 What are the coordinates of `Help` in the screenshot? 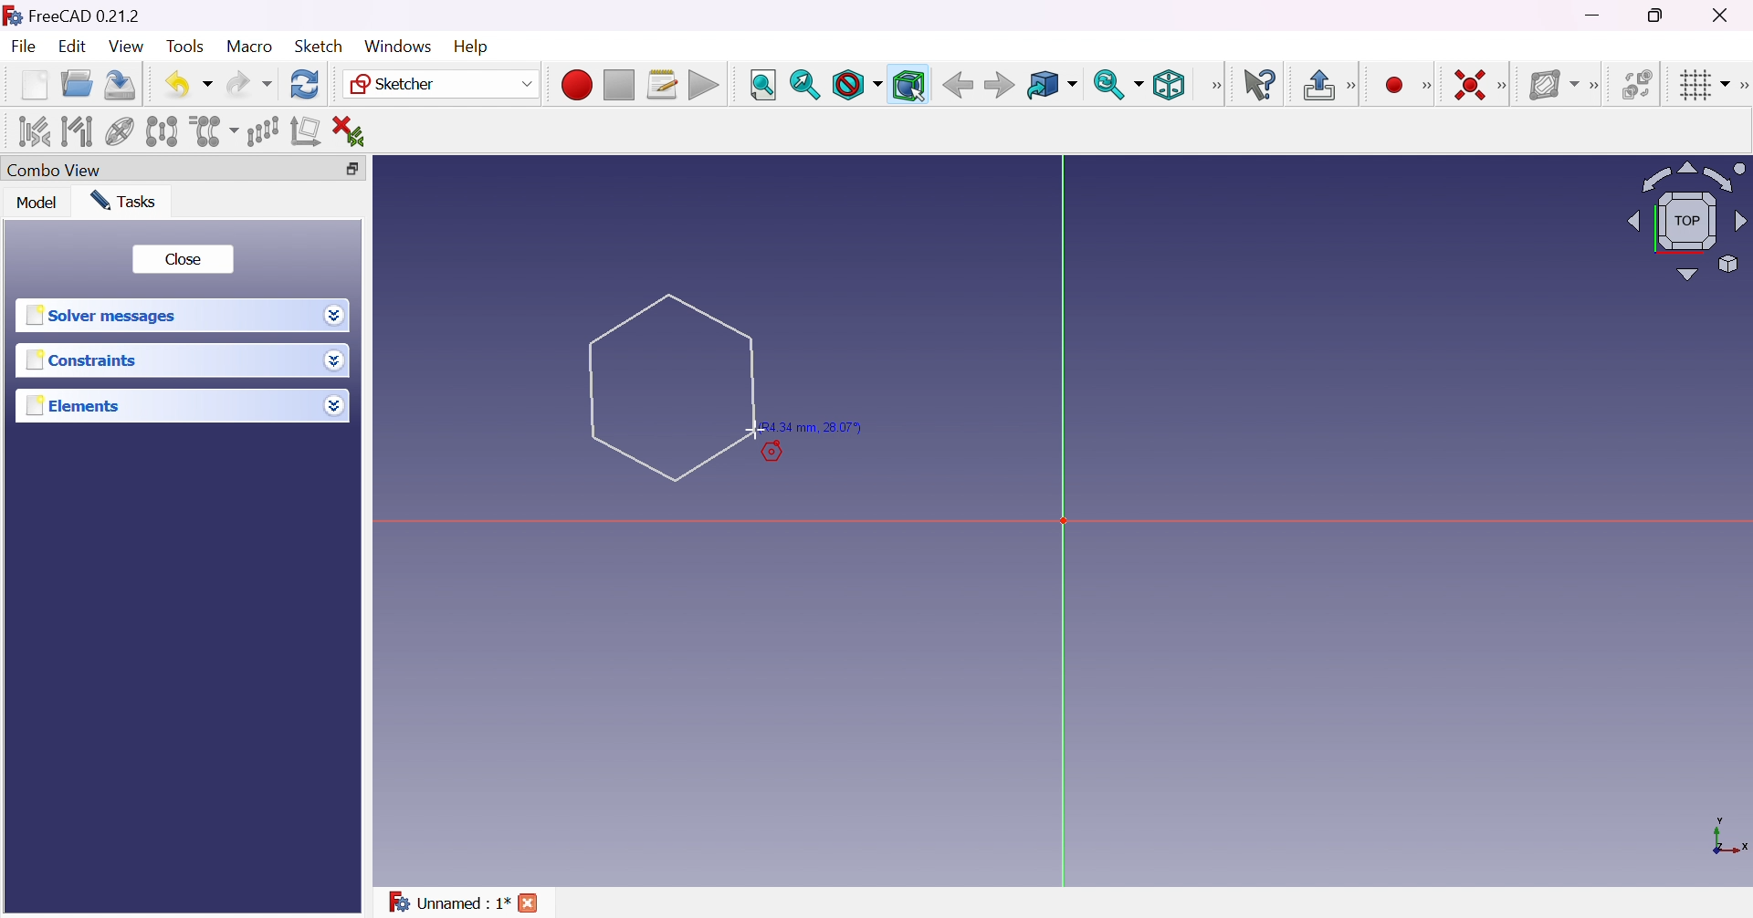 It's located at (474, 47).